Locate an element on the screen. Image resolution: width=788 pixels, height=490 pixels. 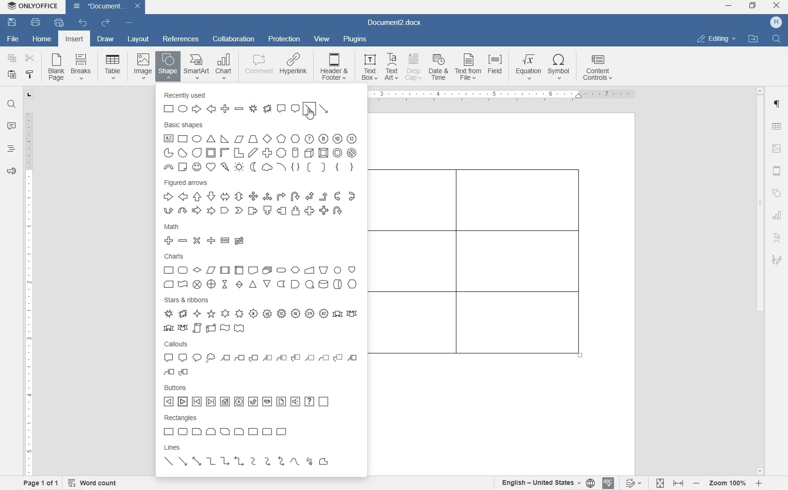
TEXT ART is located at coordinates (390, 68).